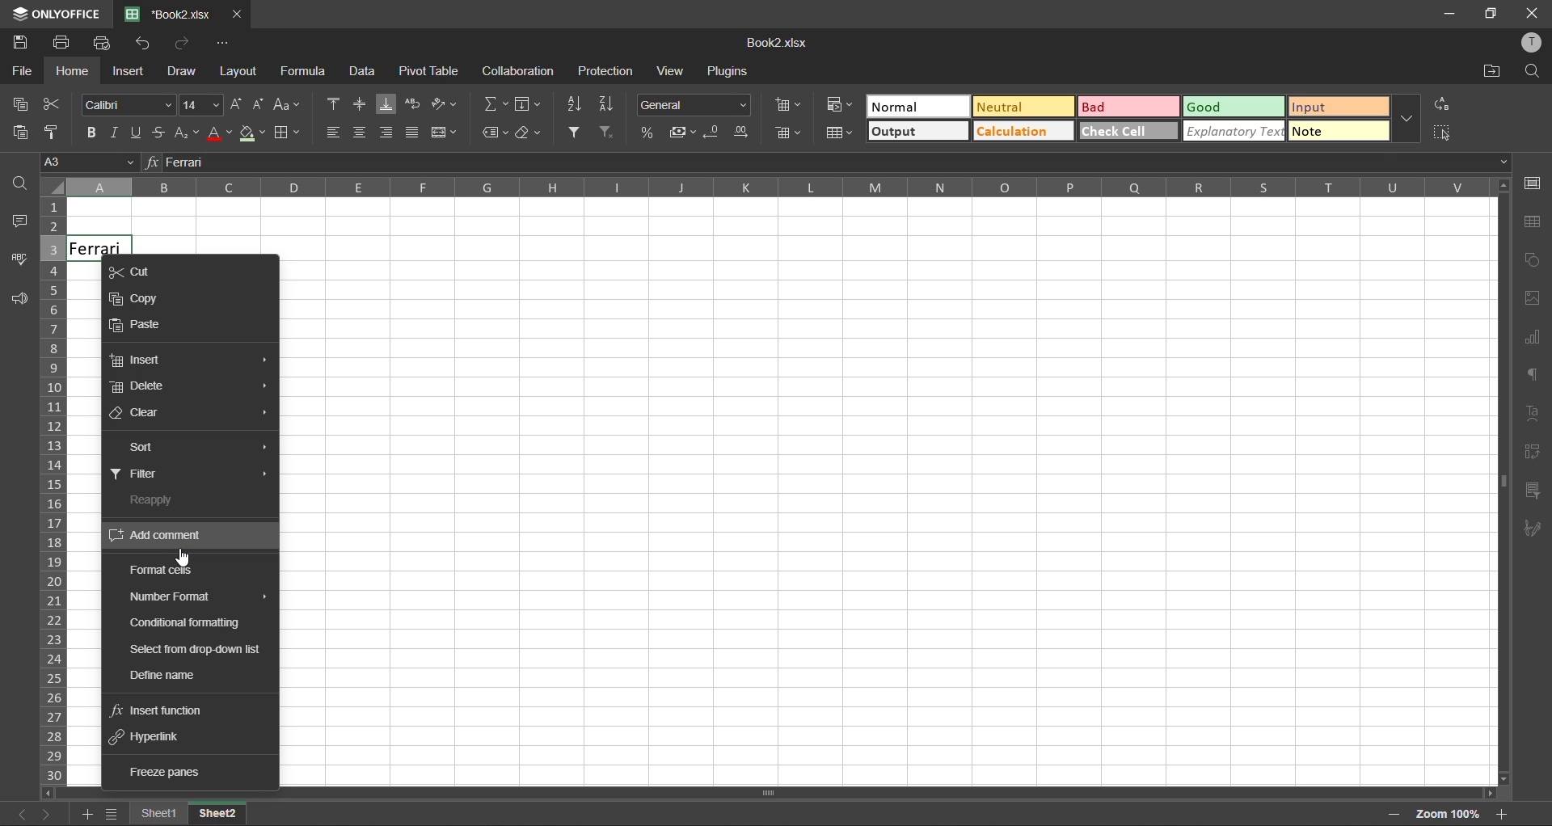 The width and height of the screenshot is (1552, 826). I want to click on neutral, so click(1016, 106).